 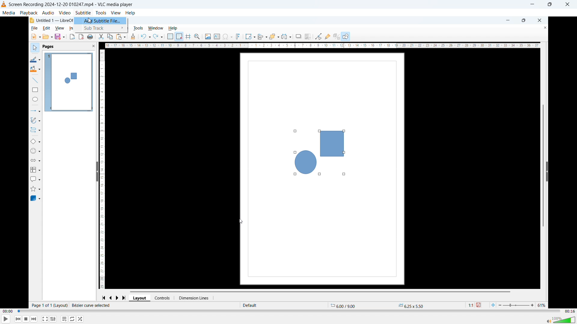 What do you see at coordinates (100, 28) in the screenshot?
I see `Sub track ` at bounding box center [100, 28].